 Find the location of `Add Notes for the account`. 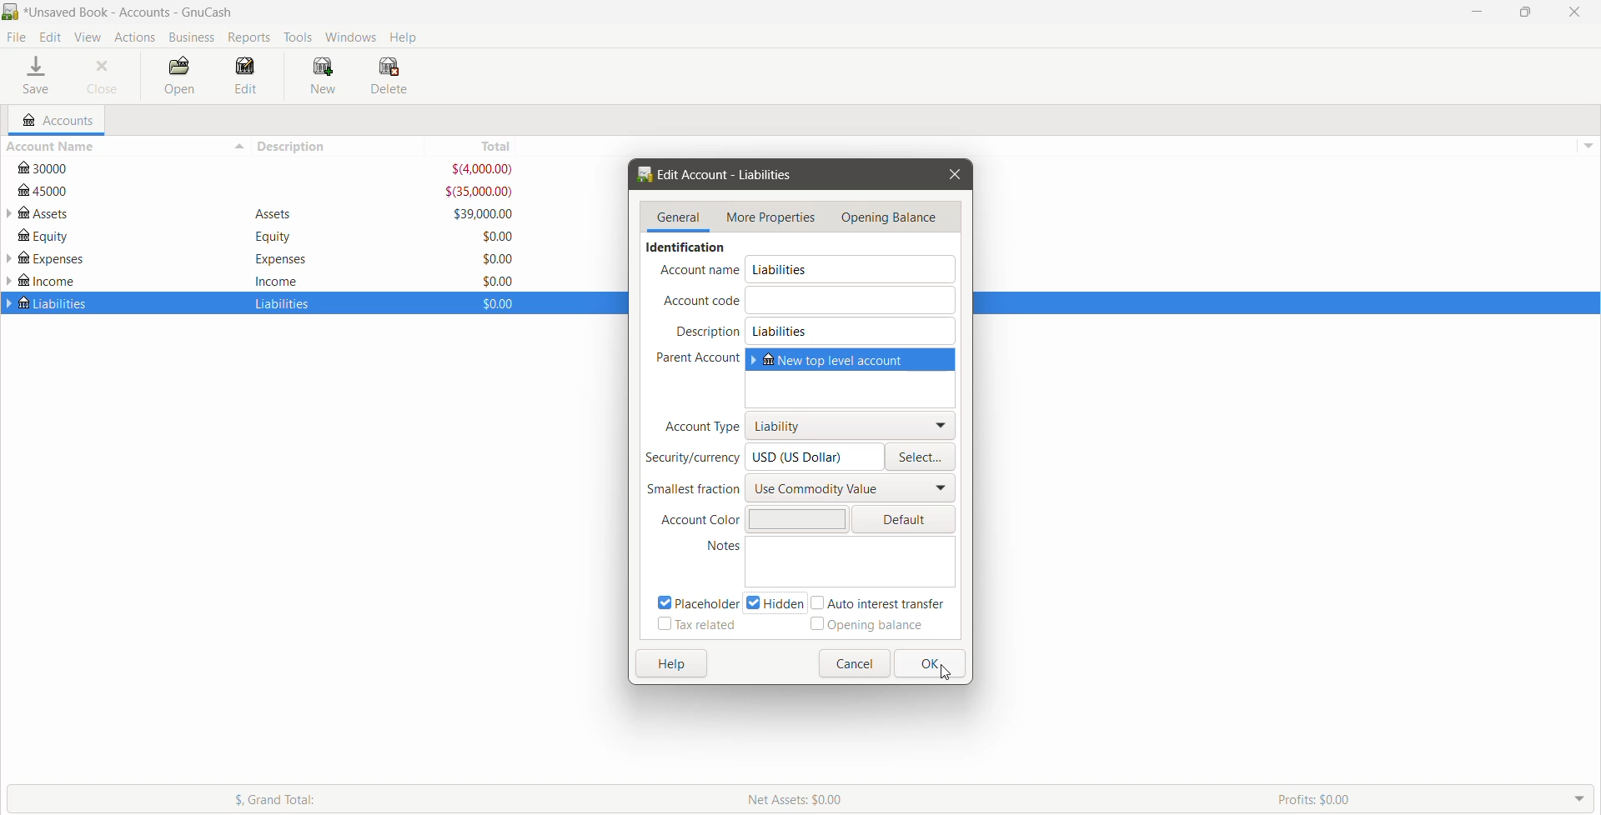

Add Notes for the account is located at coordinates (853, 562).